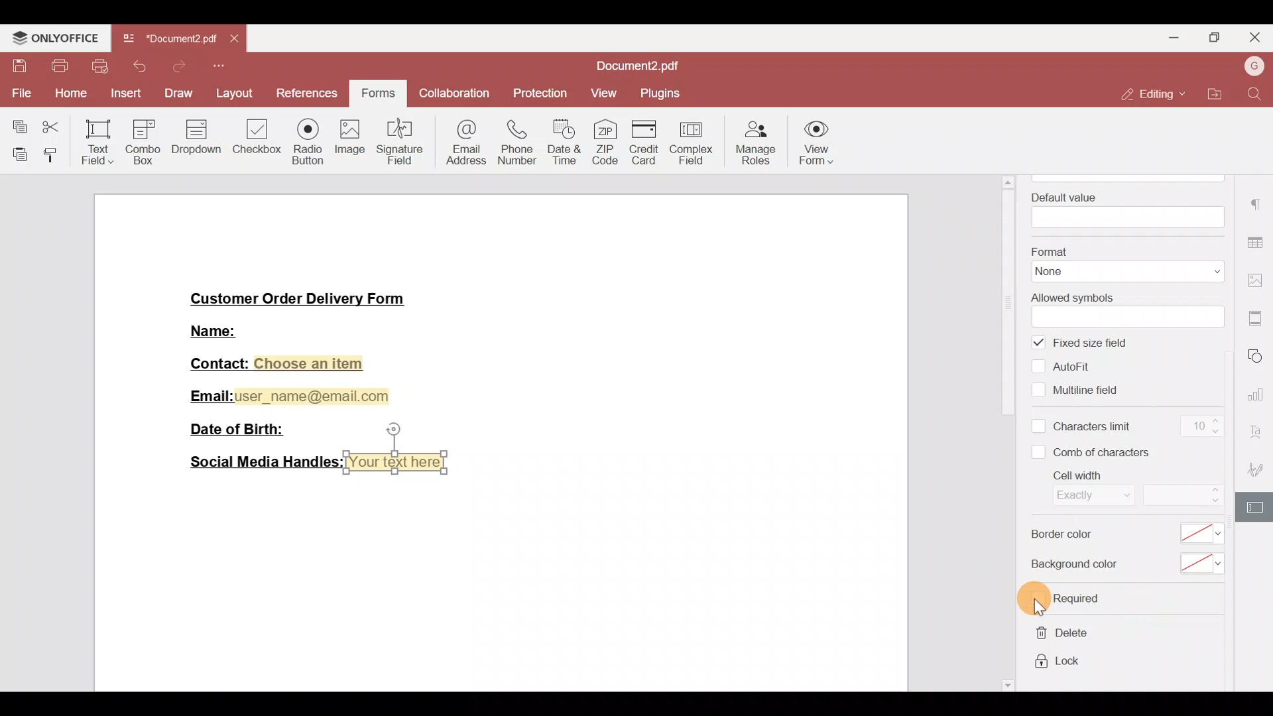 The height and width of the screenshot is (716, 1273). Describe the element at coordinates (1123, 308) in the screenshot. I see `Allowed symbols` at that location.